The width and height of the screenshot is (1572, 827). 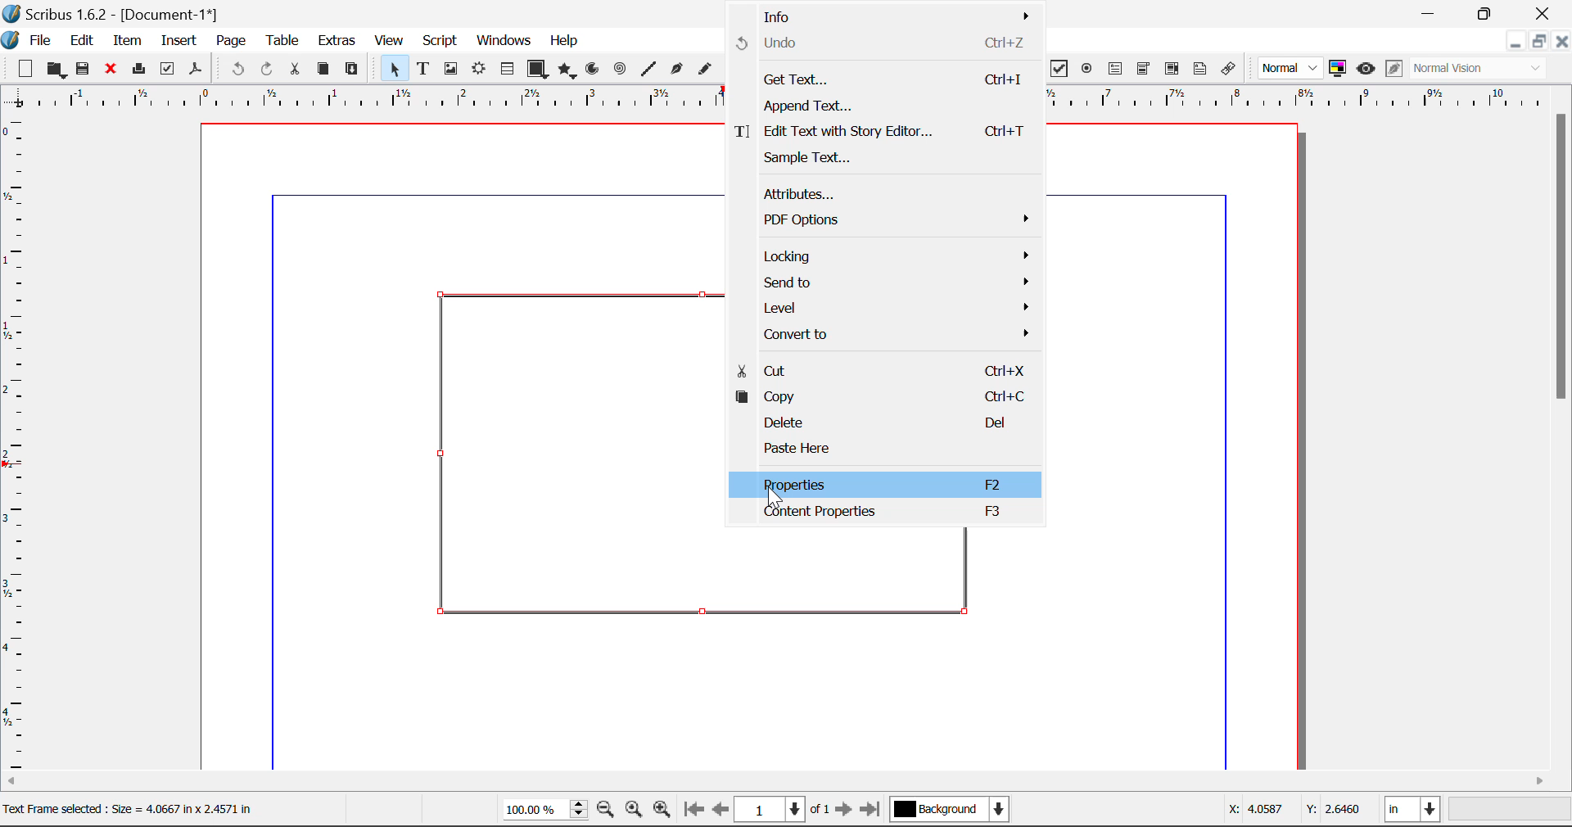 I want to click on Locking, so click(x=893, y=257).